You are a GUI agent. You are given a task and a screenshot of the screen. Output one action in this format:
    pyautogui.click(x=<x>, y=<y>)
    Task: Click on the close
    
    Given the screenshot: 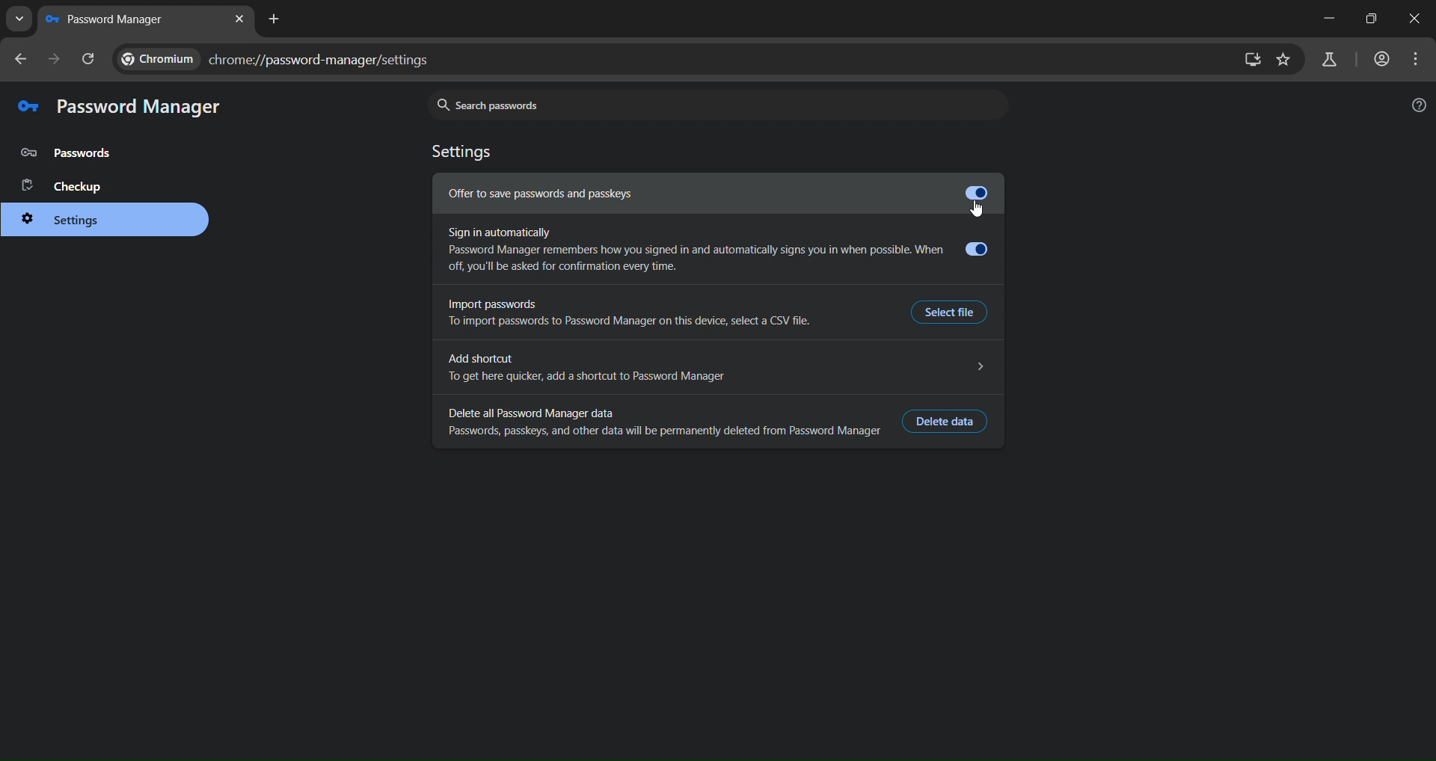 What is the action you would take?
    pyautogui.click(x=1416, y=21)
    